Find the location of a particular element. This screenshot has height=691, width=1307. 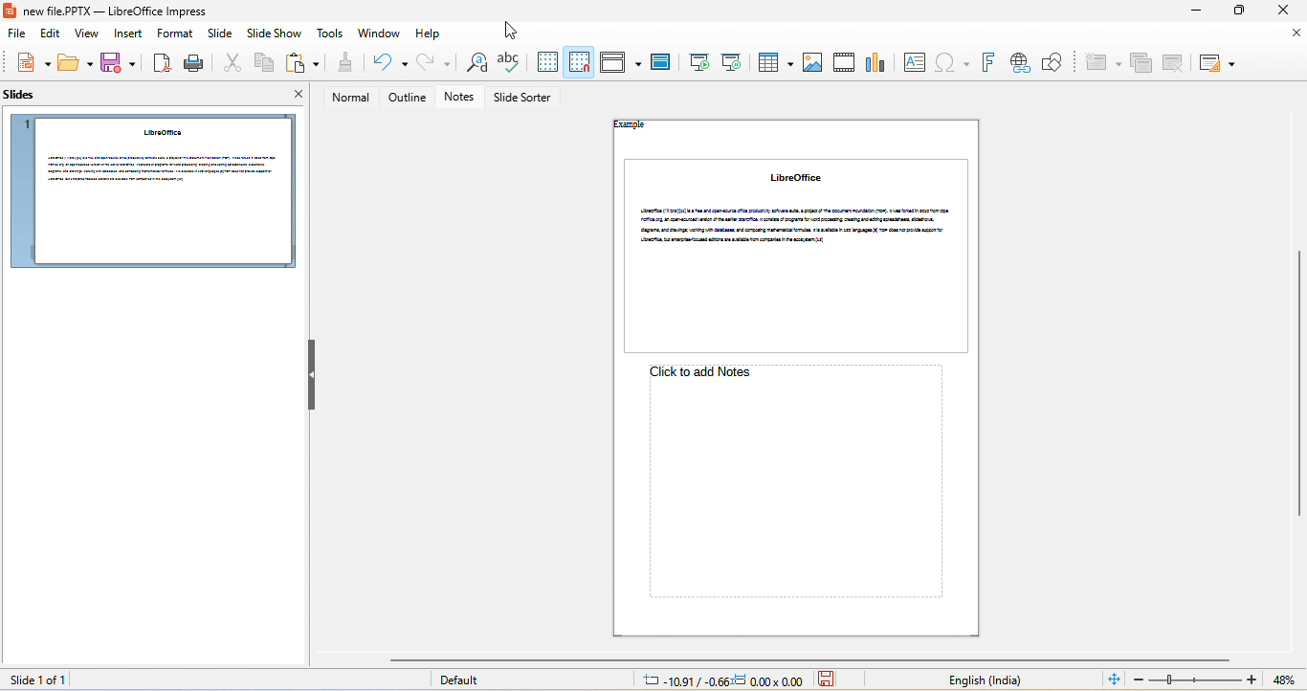

clone formatting is located at coordinates (343, 63).